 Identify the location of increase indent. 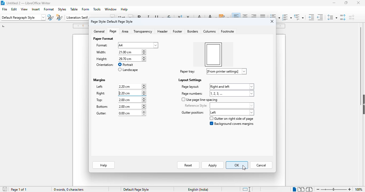
(311, 17).